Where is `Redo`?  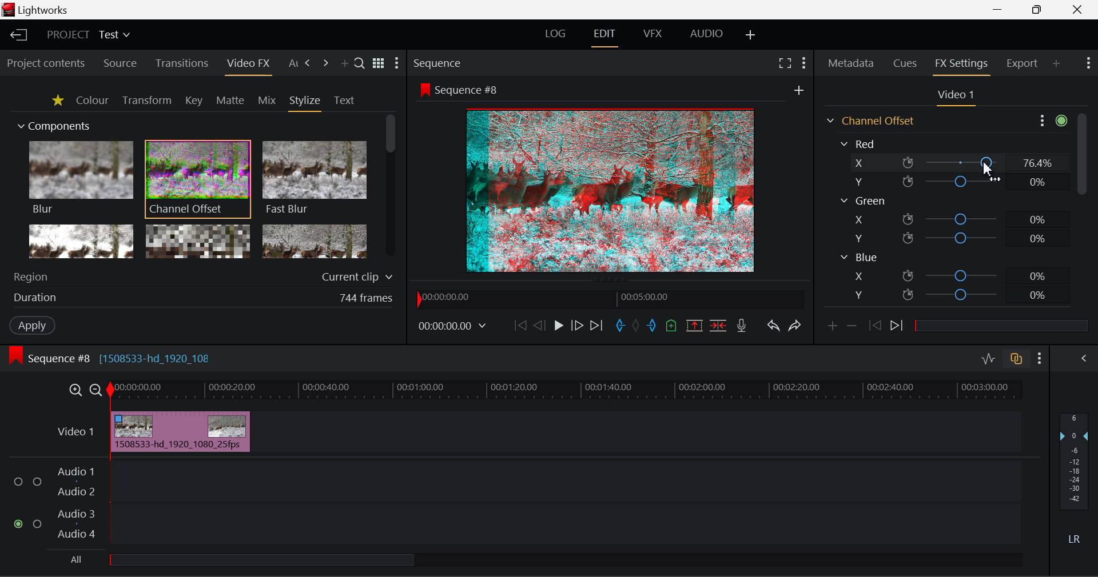
Redo is located at coordinates (795, 328).